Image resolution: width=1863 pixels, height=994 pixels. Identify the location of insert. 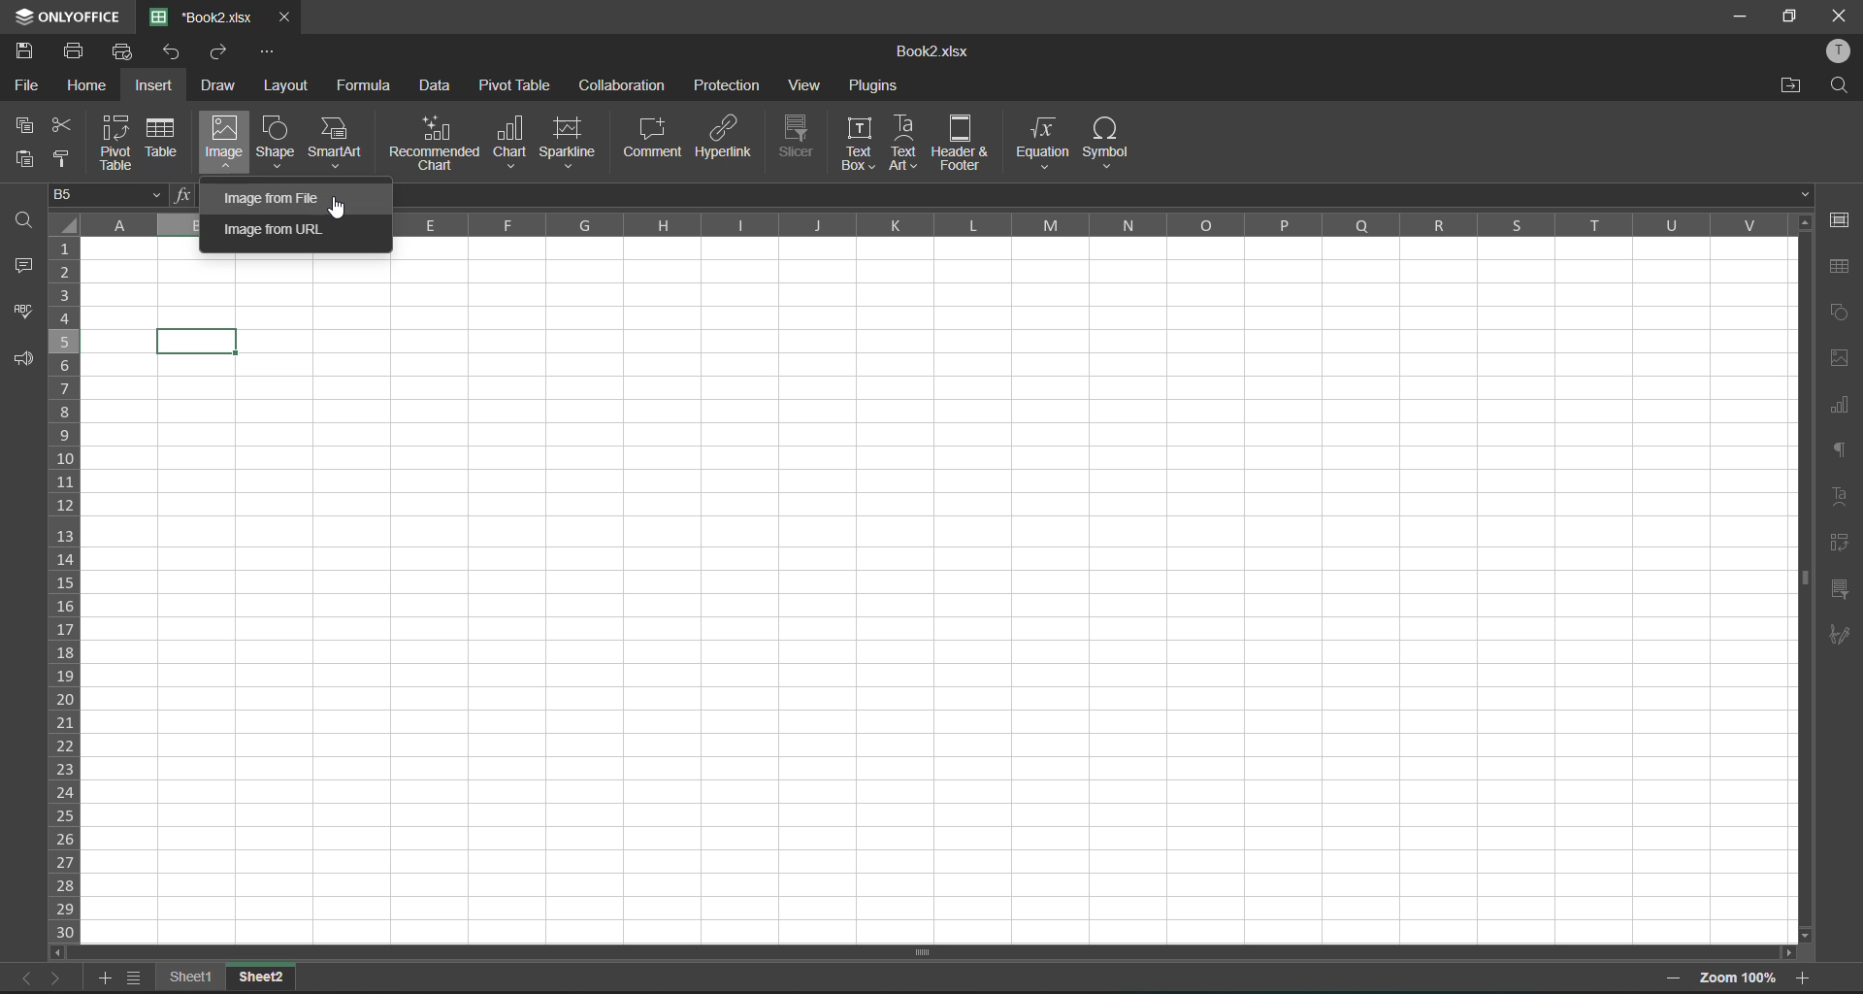
(161, 83).